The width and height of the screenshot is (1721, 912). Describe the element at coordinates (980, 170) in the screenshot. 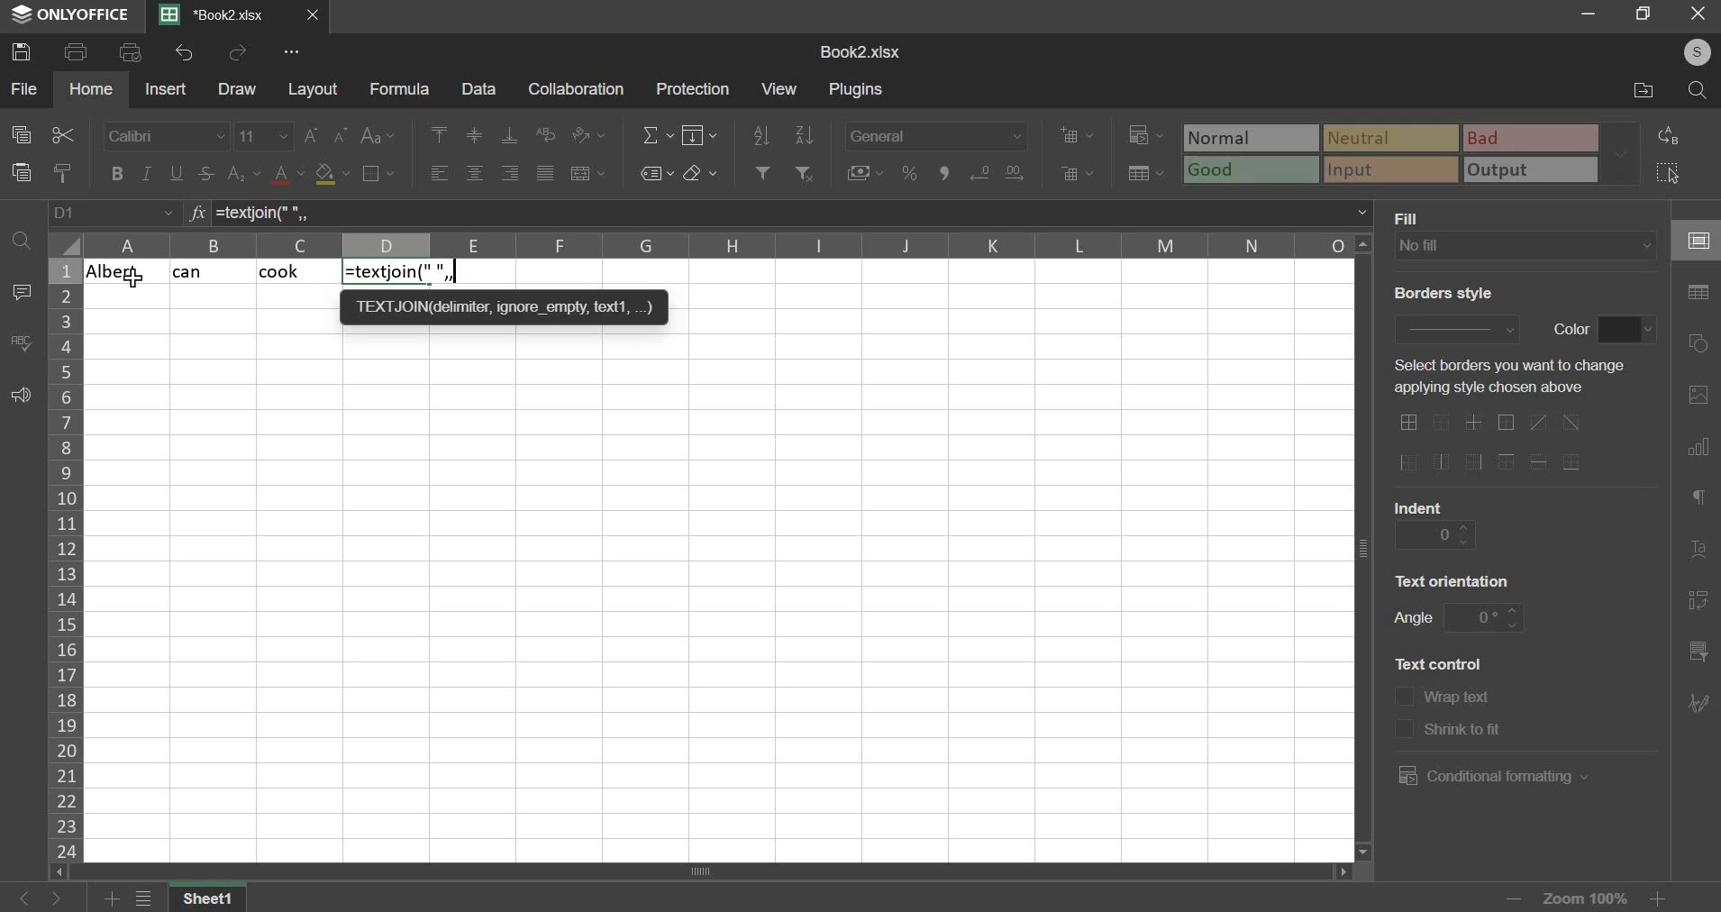

I see `increase decimals` at that location.